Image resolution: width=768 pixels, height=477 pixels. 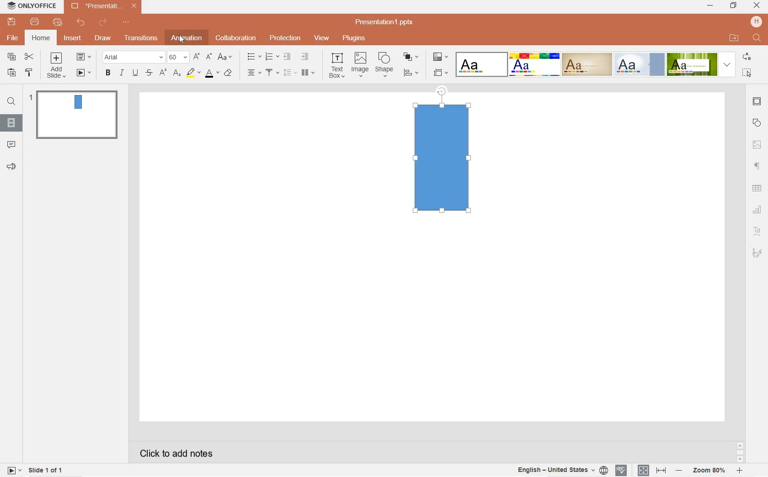 What do you see at coordinates (47, 472) in the screenshot?
I see `slide 1 of 1` at bounding box center [47, 472].